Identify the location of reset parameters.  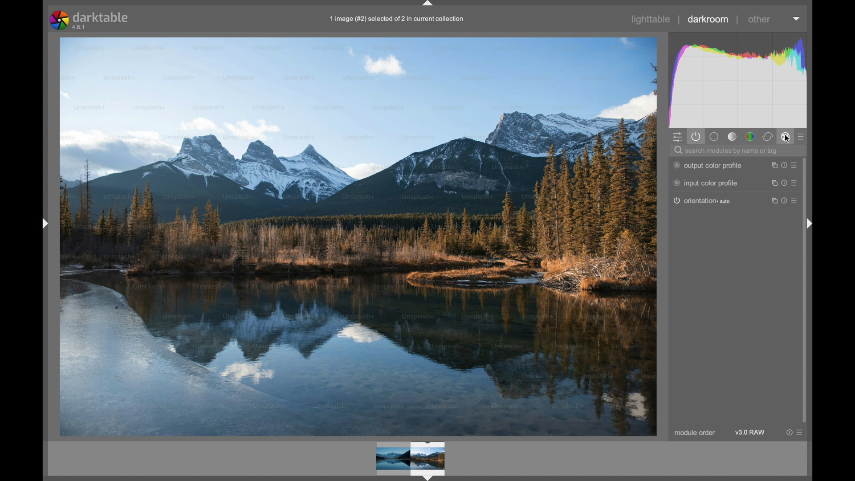
(771, 165).